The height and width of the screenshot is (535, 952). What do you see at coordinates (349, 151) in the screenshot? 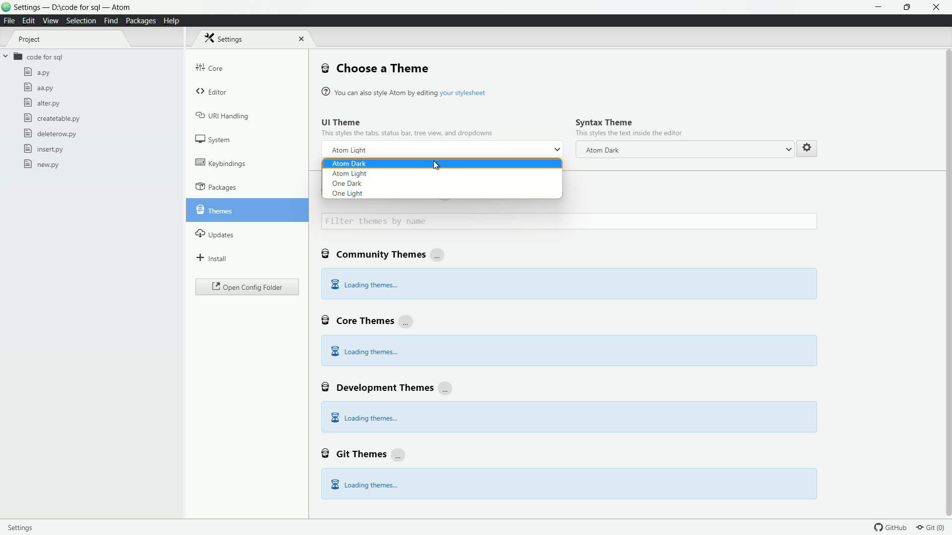
I see `atom light` at bounding box center [349, 151].